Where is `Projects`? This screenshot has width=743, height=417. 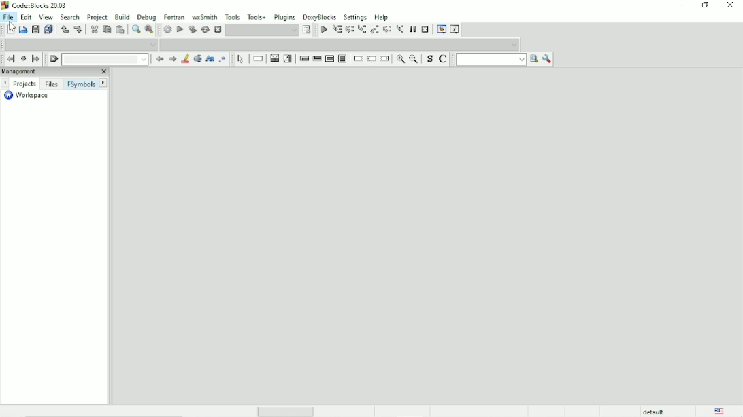
Projects is located at coordinates (25, 84).